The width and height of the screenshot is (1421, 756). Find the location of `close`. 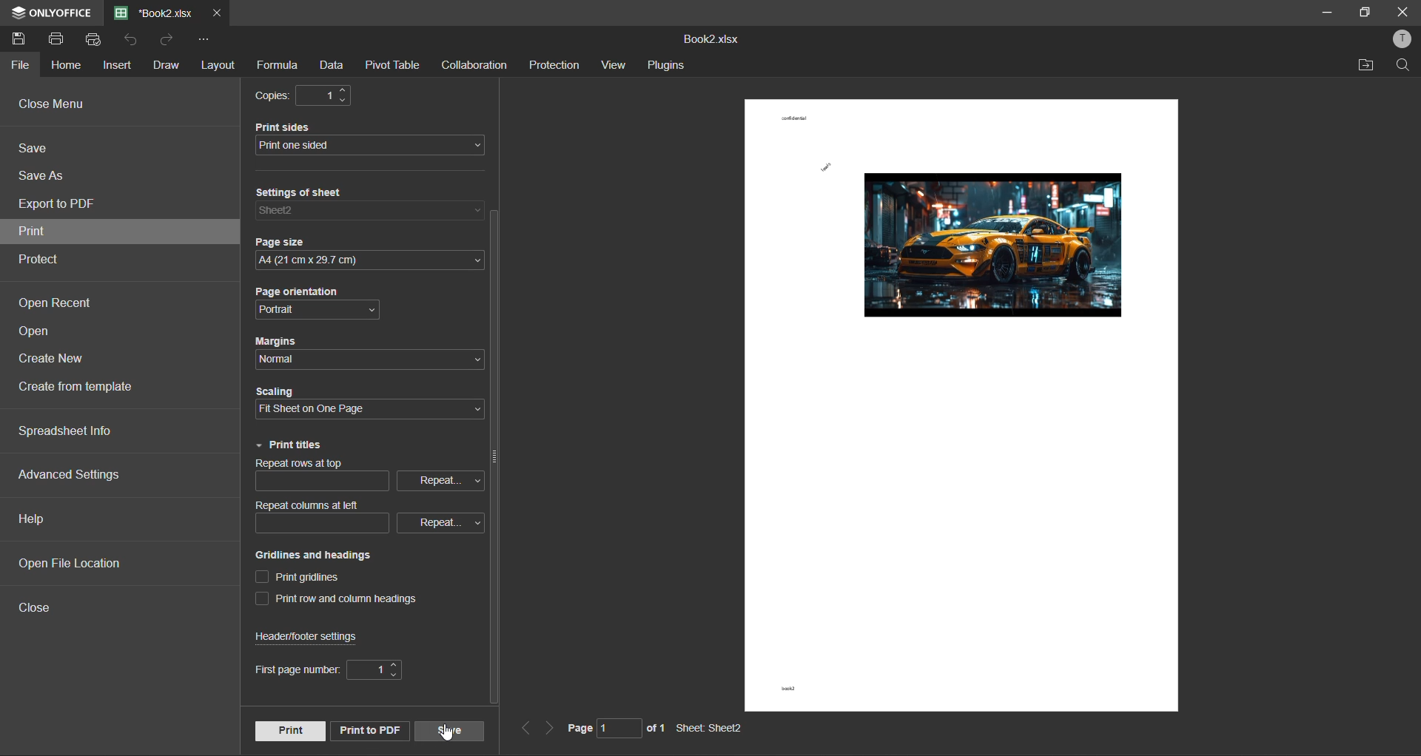

close is located at coordinates (36, 608).